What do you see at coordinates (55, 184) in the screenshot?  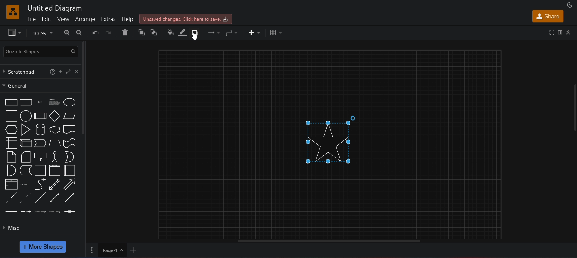 I see `directional arrow` at bounding box center [55, 184].